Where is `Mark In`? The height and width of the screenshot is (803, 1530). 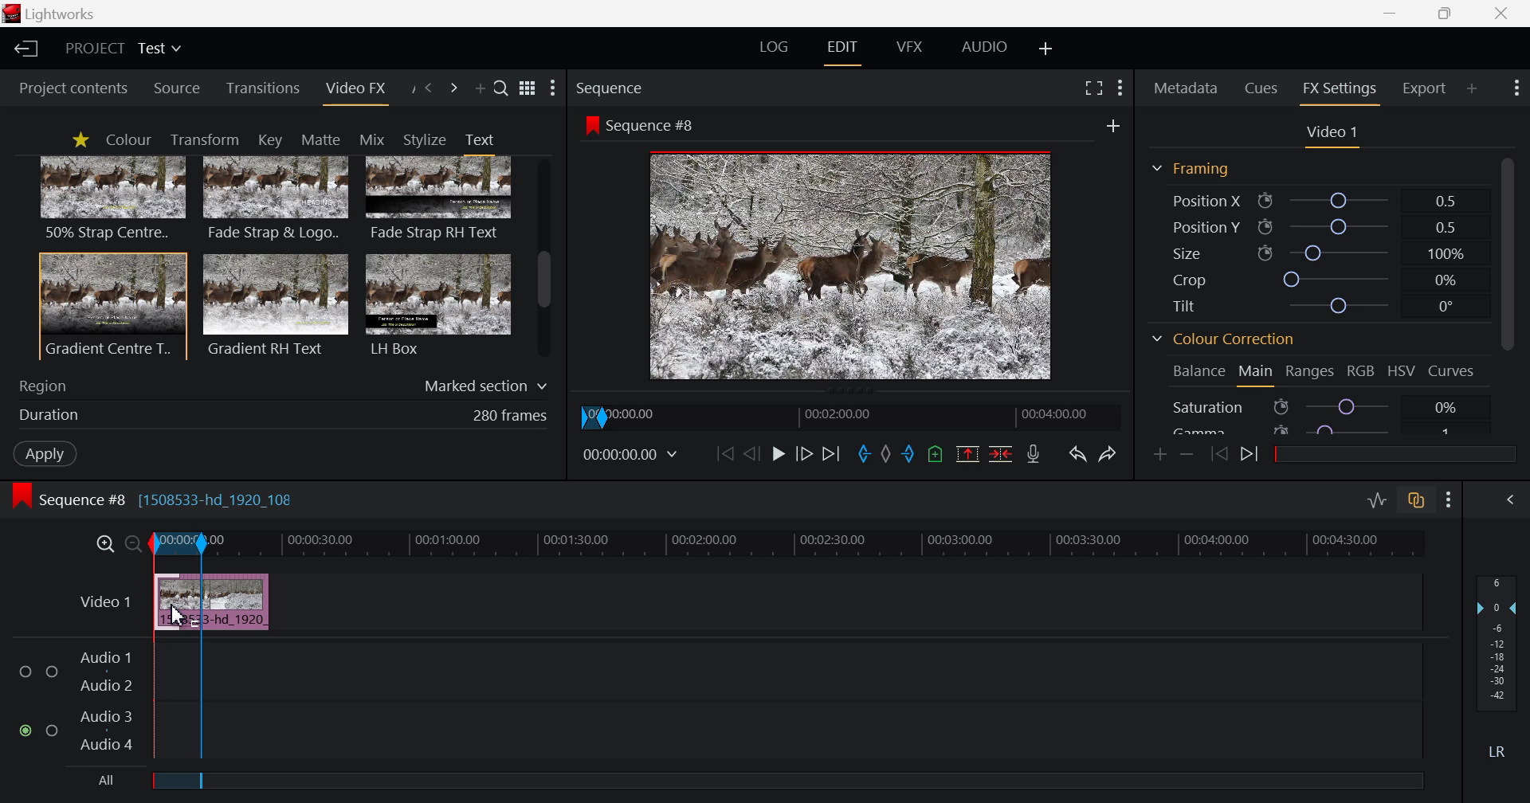 Mark In is located at coordinates (861, 452).